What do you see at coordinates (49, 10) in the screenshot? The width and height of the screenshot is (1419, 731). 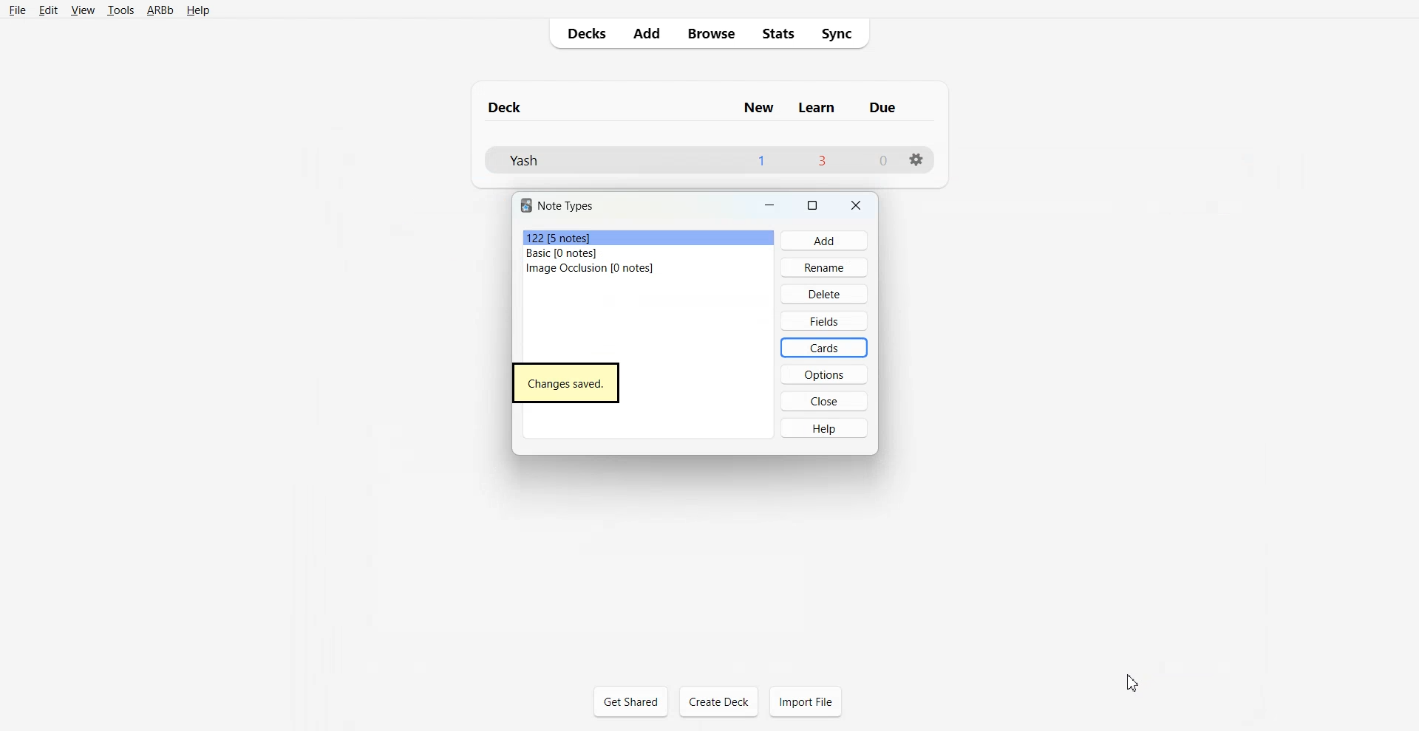 I see `Edit` at bounding box center [49, 10].